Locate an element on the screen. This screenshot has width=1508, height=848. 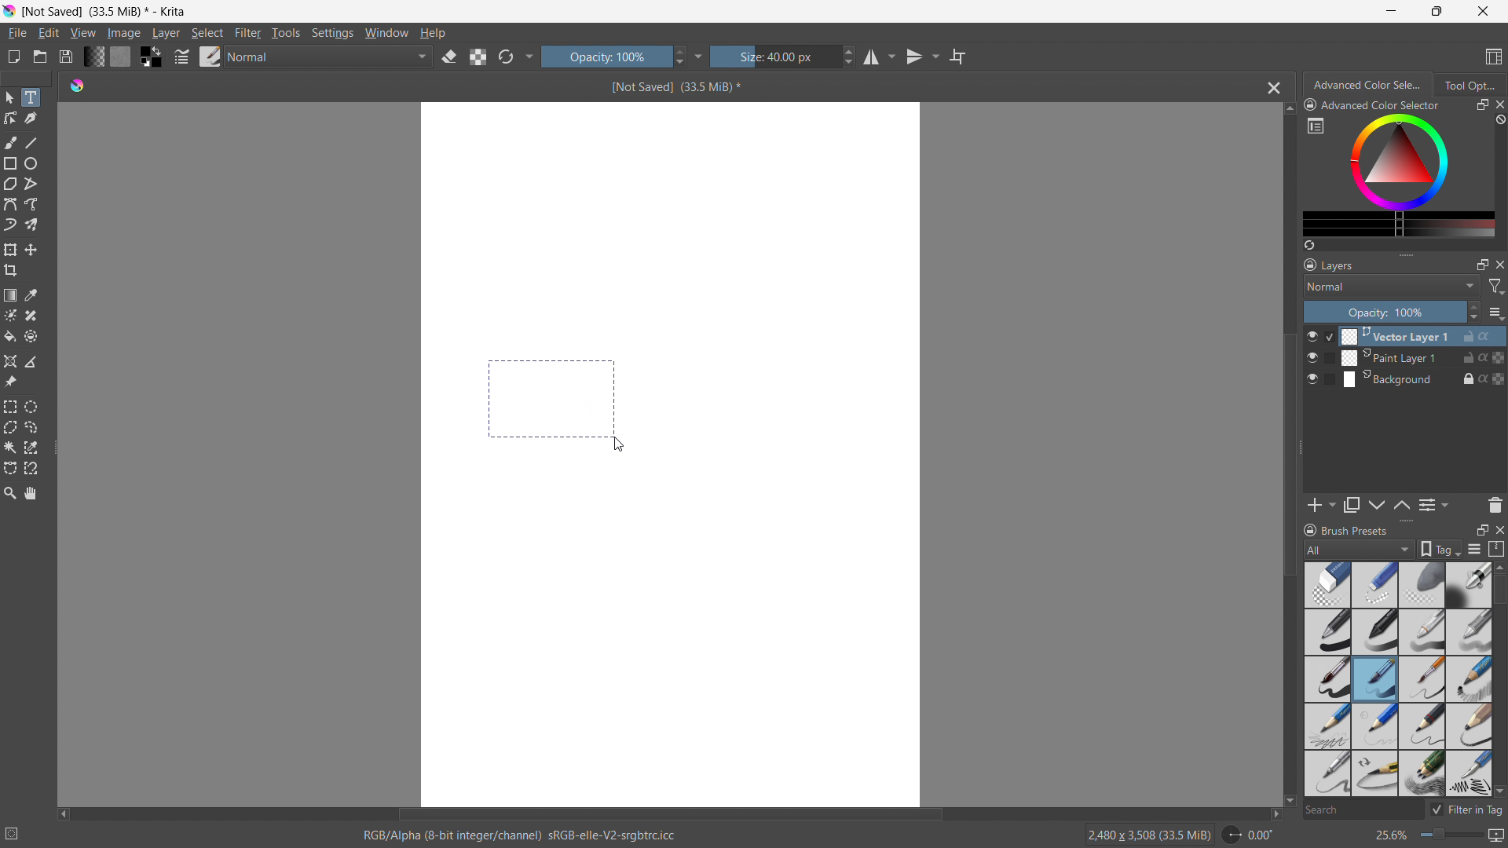
polygonal selection tool is located at coordinates (10, 427).